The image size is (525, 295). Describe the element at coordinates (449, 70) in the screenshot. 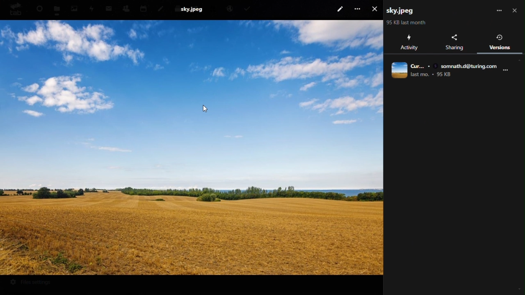

I see `File name and details` at that location.